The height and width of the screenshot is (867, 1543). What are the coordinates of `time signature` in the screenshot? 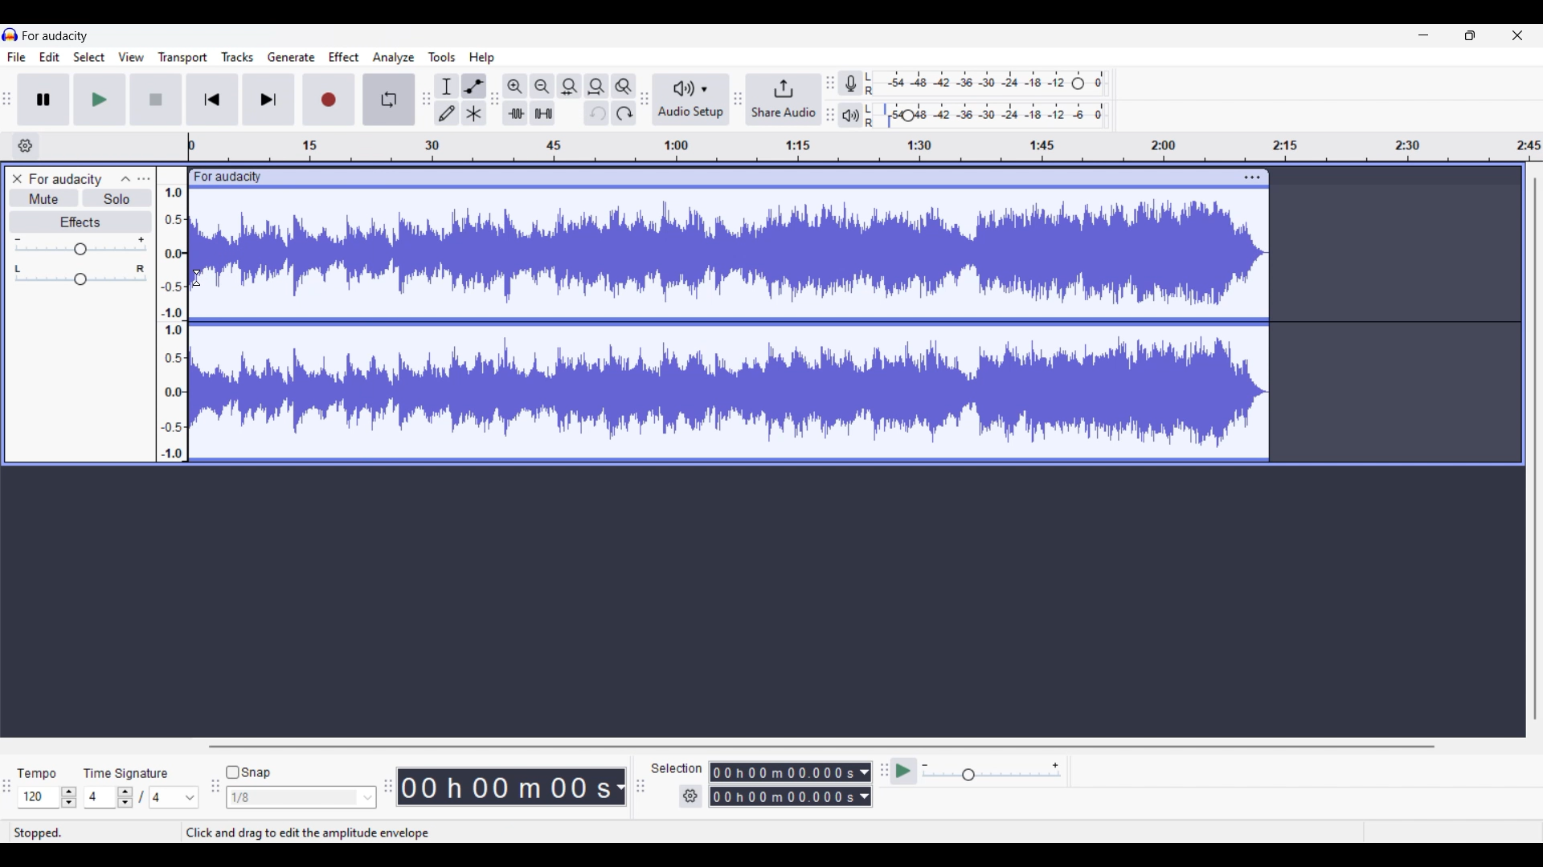 It's located at (125, 774).